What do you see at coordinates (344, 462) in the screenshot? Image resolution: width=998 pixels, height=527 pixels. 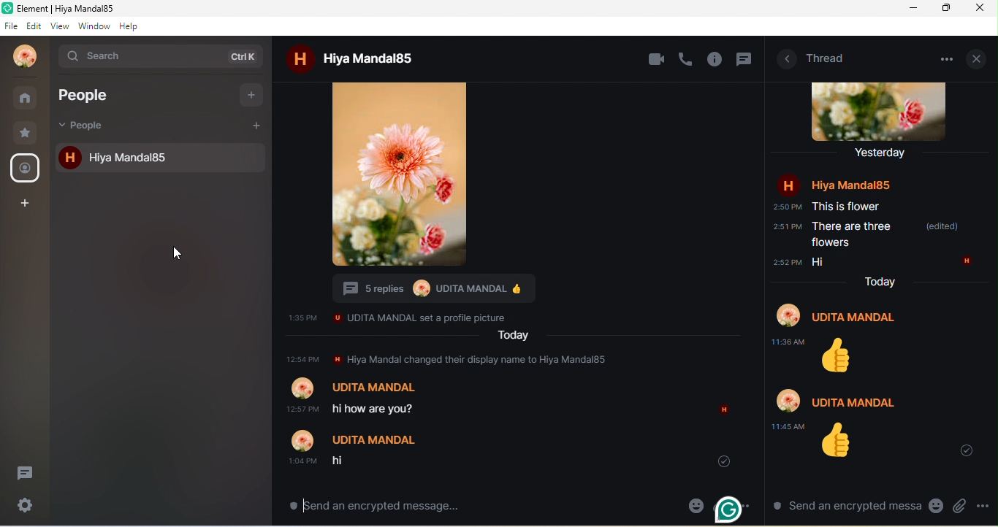 I see `hi ` at bounding box center [344, 462].